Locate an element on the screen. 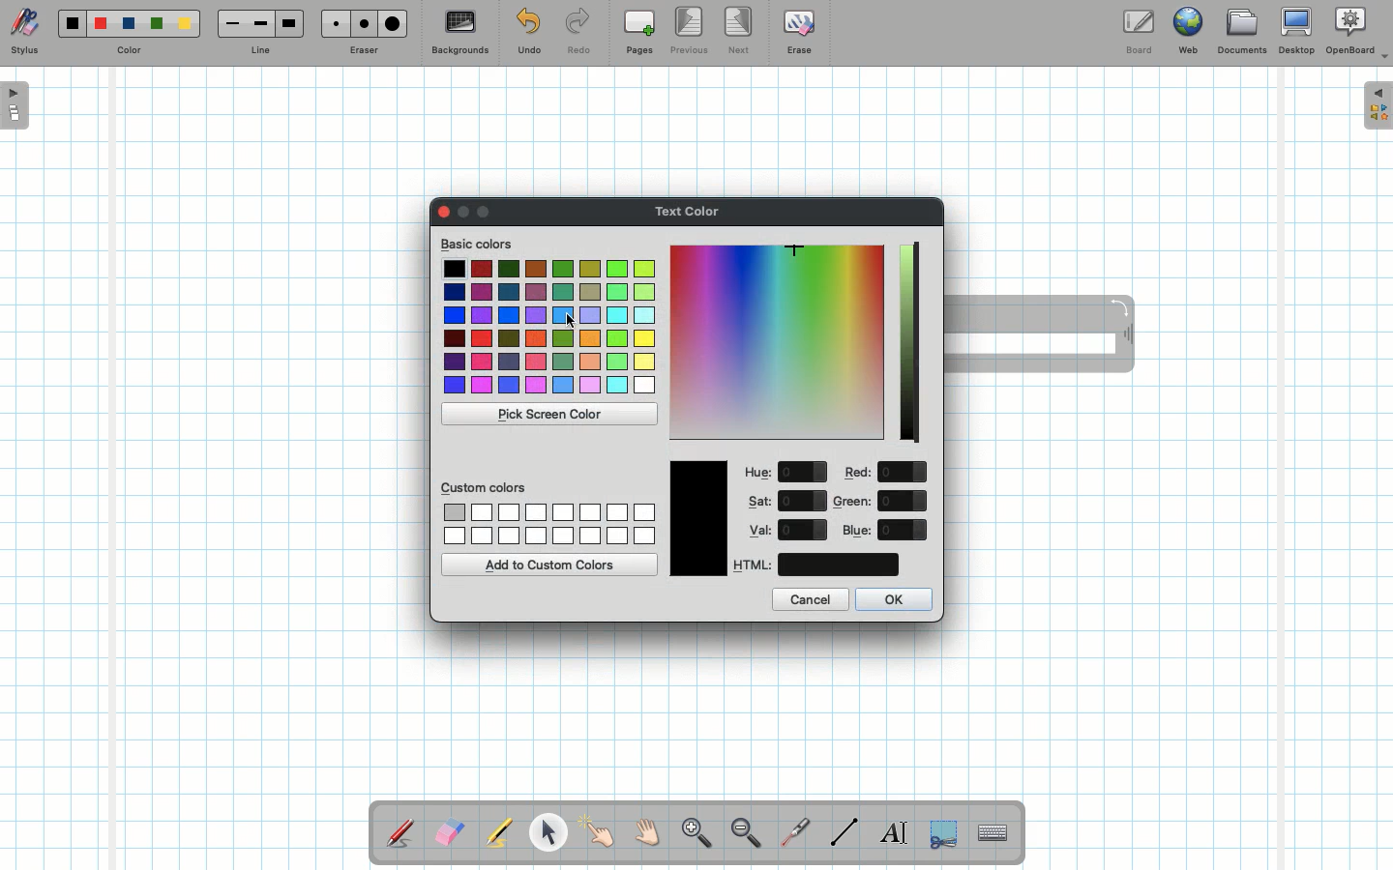  Eraser is located at coordinates (449, 834).